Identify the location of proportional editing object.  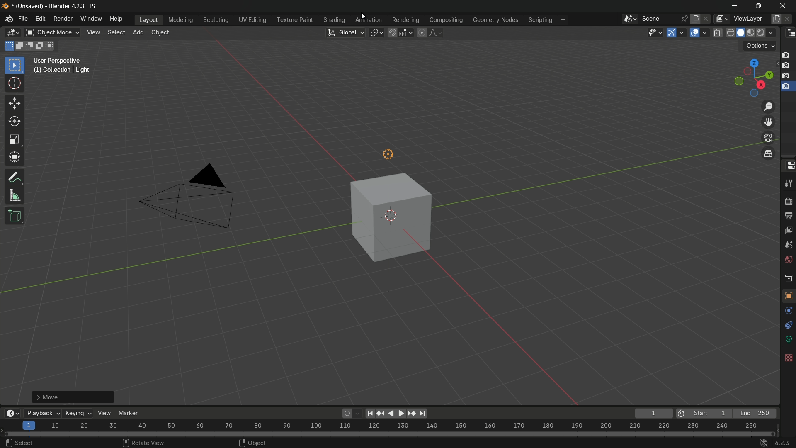
(422, 33).